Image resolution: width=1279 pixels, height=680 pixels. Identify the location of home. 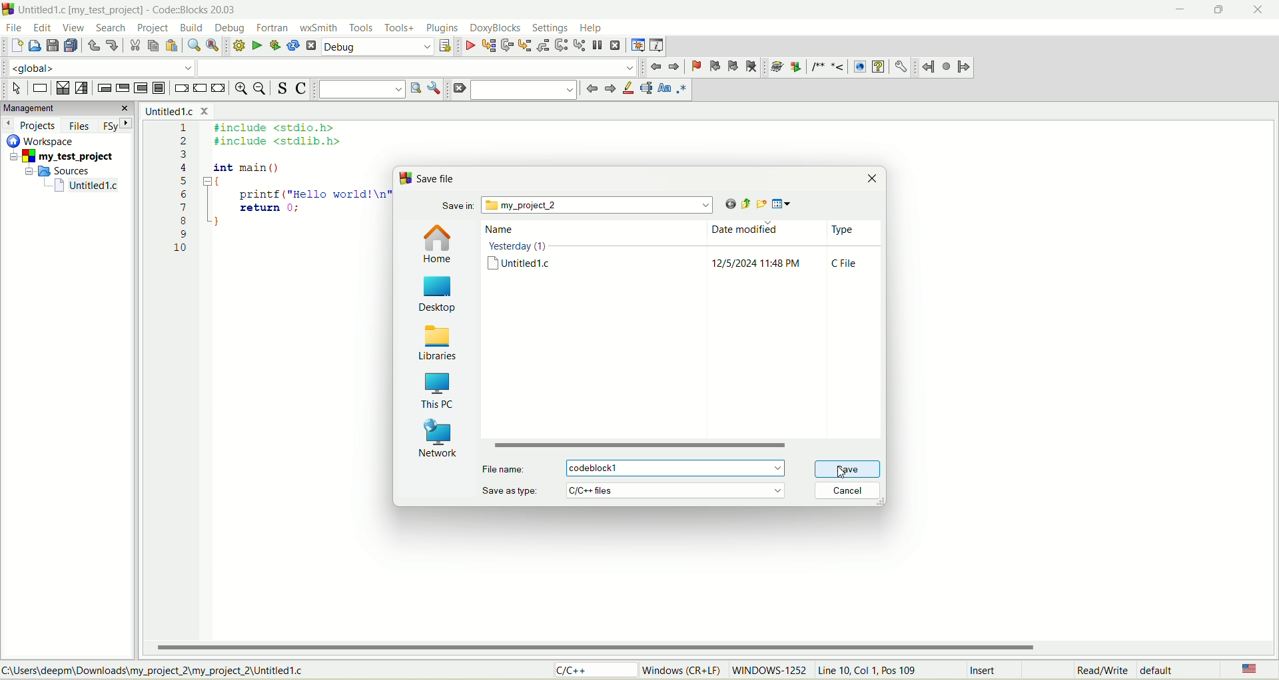
(439, 244).